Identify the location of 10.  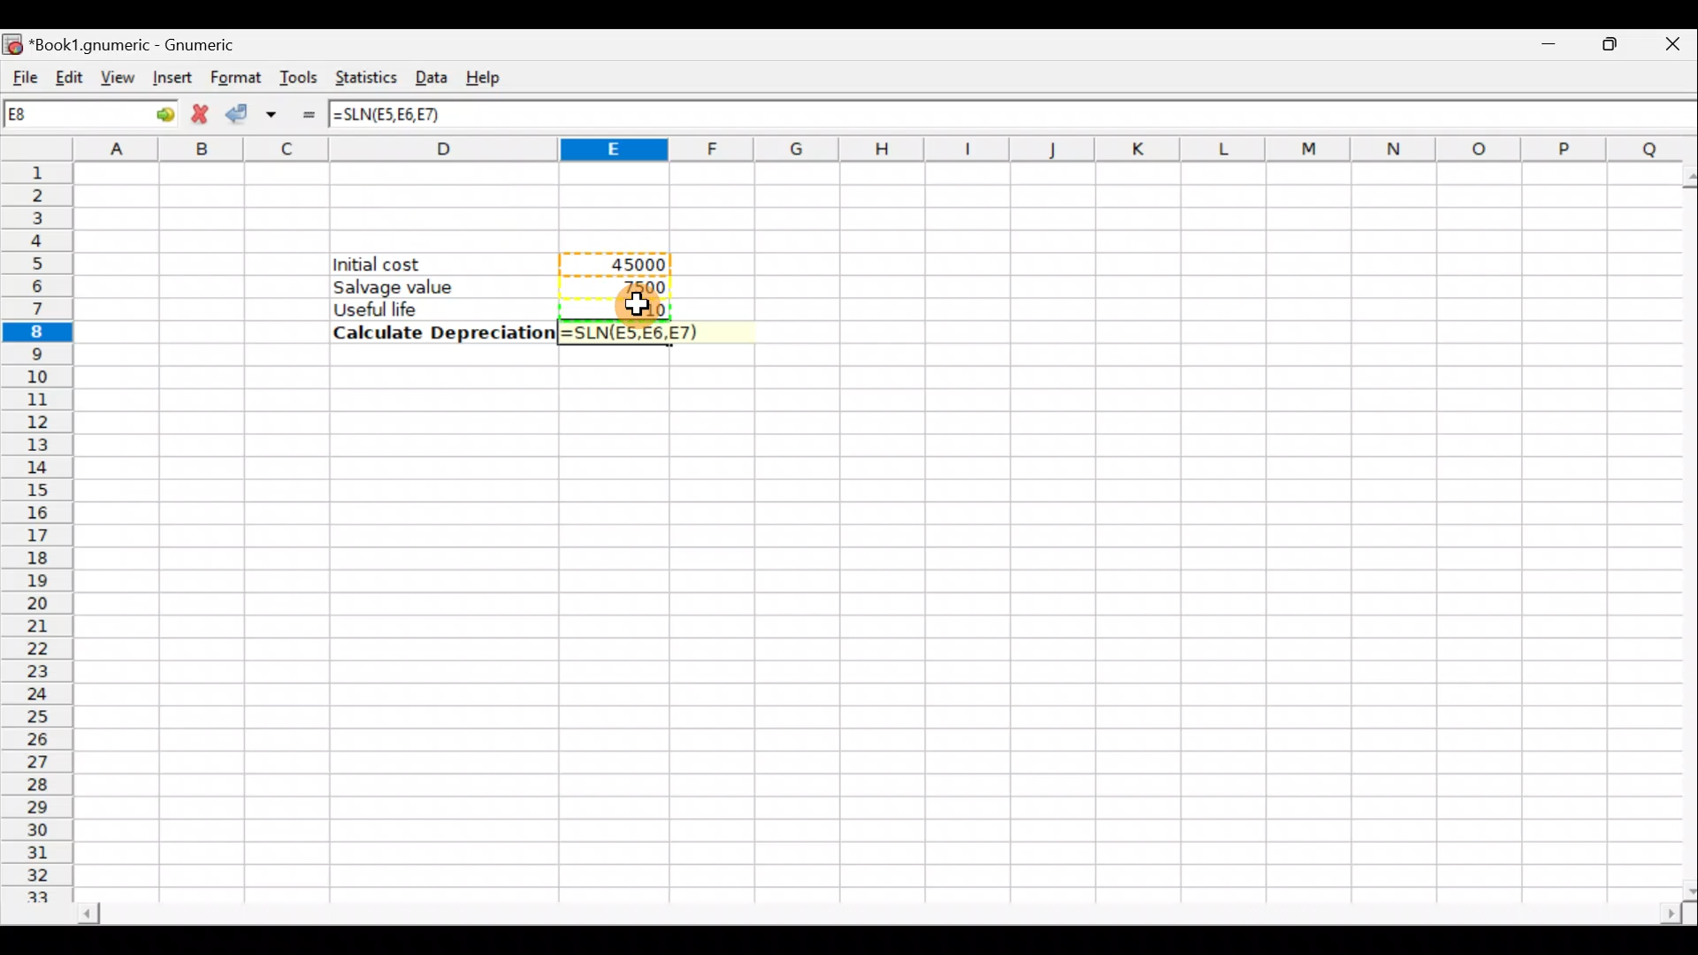
(649, 308).